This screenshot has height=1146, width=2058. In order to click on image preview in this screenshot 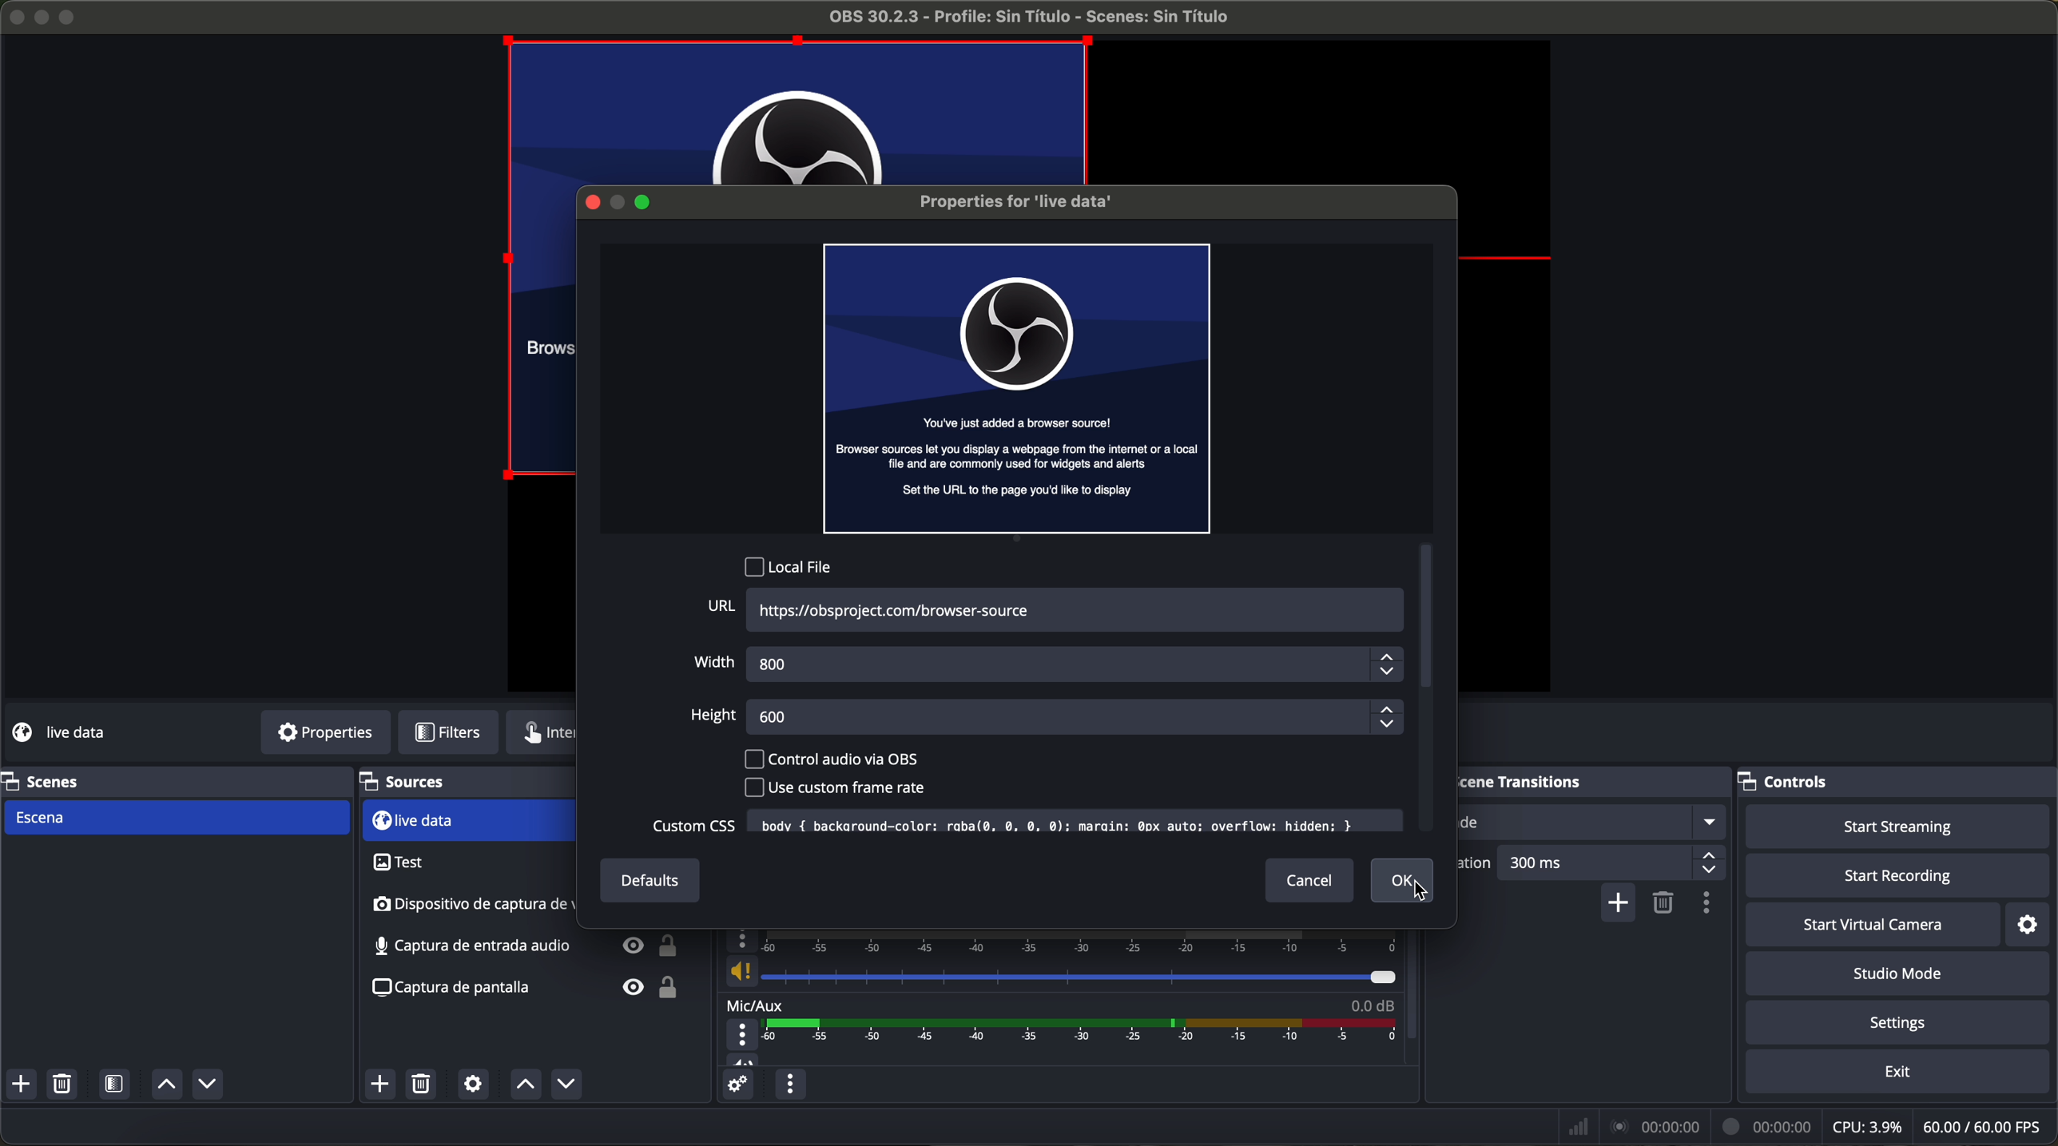, I will do `click(797, 110)`.